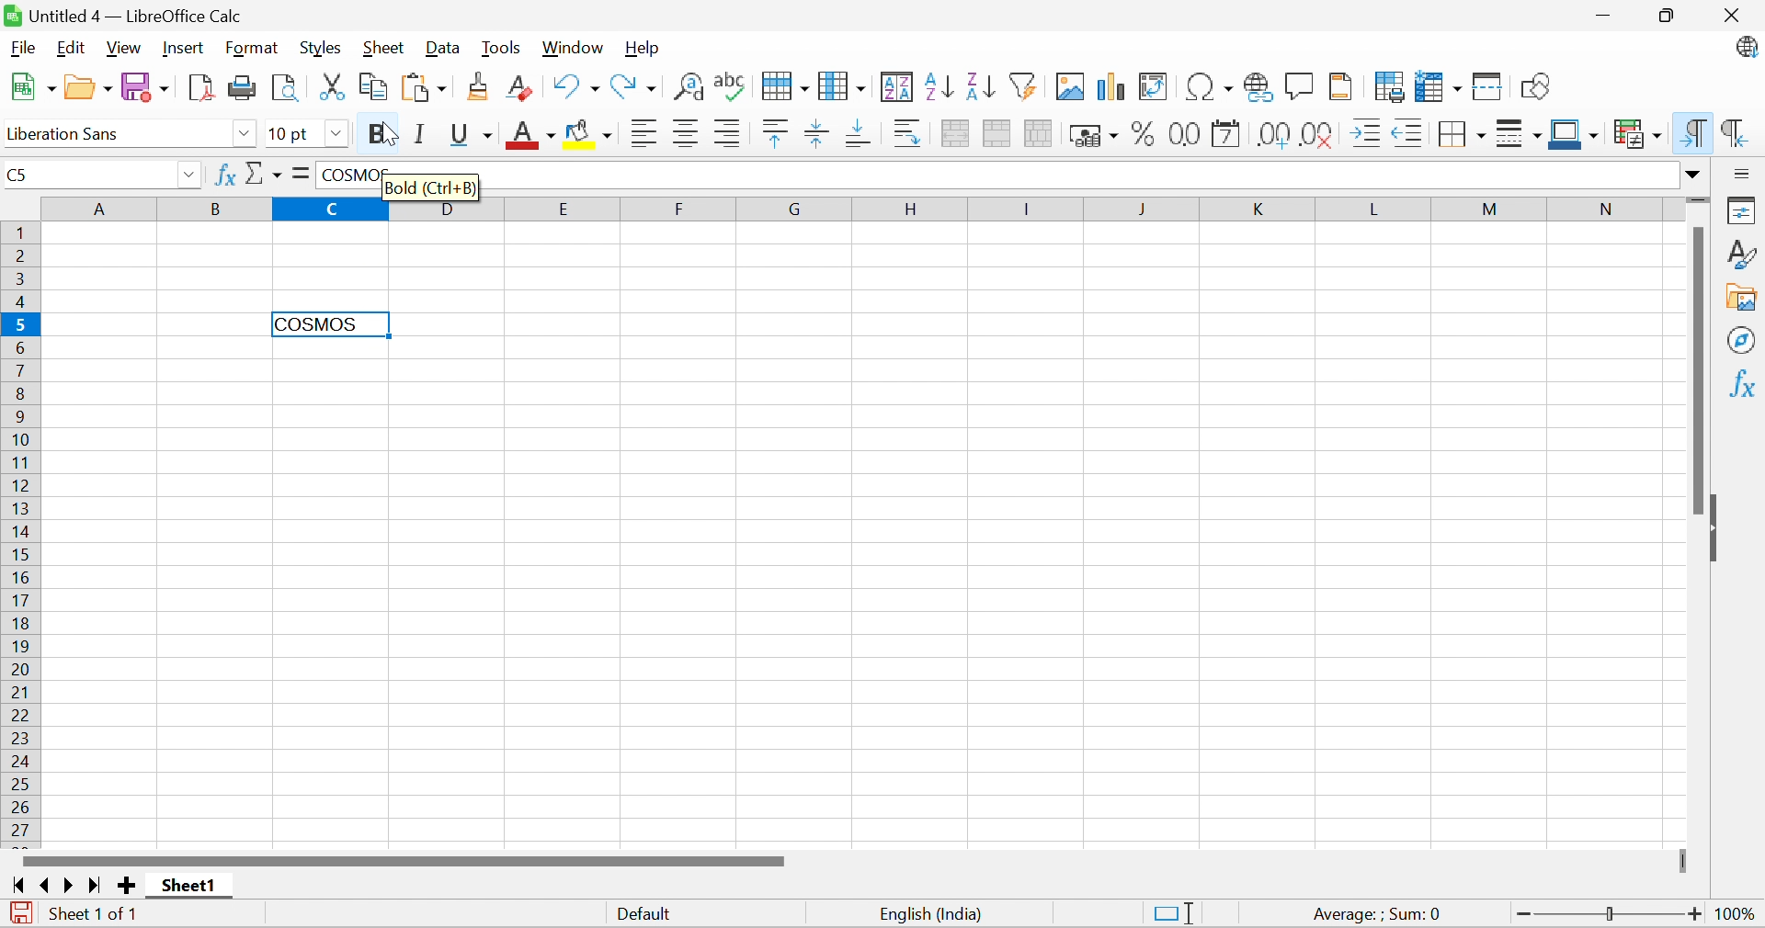  I want to click on Unmerge Cells, so click(1039, 134).